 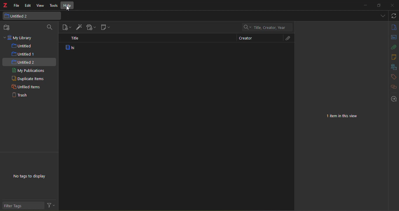 I want to click on help, so click(x=68, y=5).